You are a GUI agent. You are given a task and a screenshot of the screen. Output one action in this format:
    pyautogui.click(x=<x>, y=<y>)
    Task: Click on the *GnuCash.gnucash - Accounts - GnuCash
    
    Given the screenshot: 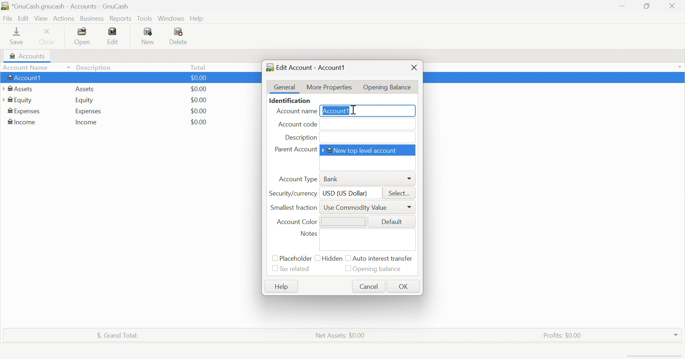 What is the action you would take?
    pyautogui.click(x=67, y=6)
    